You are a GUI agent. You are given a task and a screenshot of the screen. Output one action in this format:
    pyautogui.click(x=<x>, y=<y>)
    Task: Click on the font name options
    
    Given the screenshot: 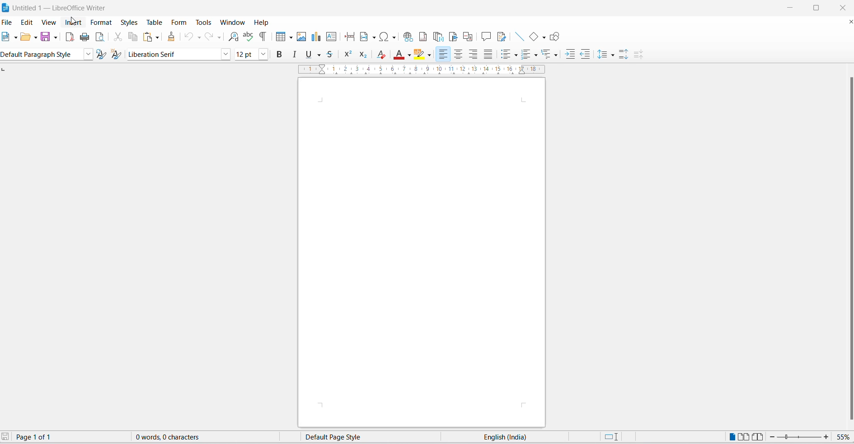 What is the action you would take?
    pyautogui.click(x=225, y=54)
    